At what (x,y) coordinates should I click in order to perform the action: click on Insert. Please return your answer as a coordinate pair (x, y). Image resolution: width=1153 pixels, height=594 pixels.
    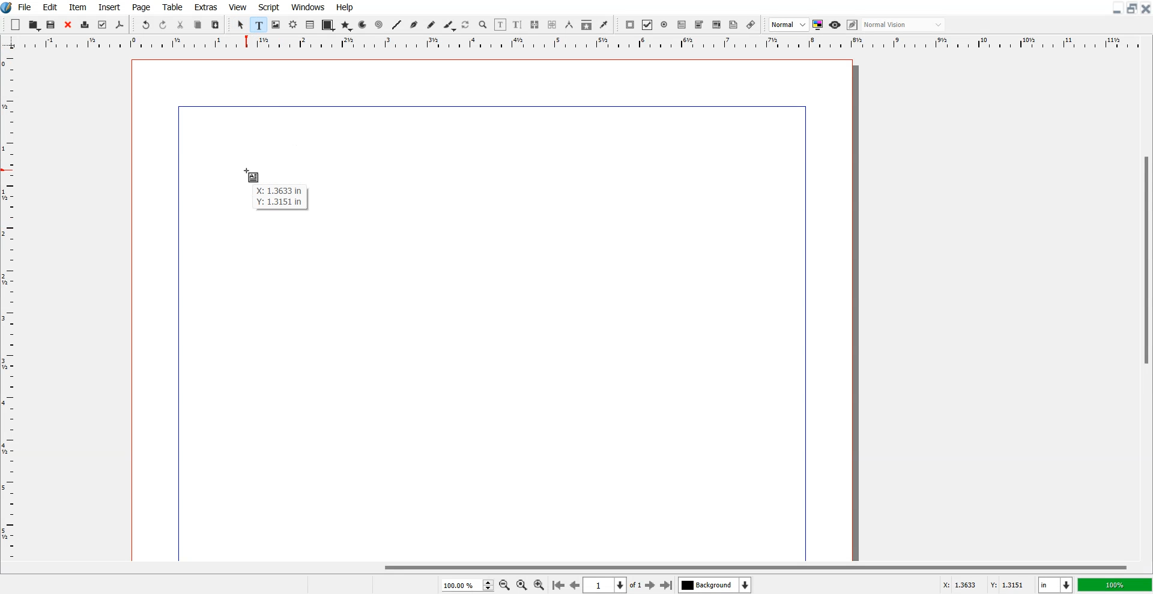
    Looking at the image, I should click on (109, 7).